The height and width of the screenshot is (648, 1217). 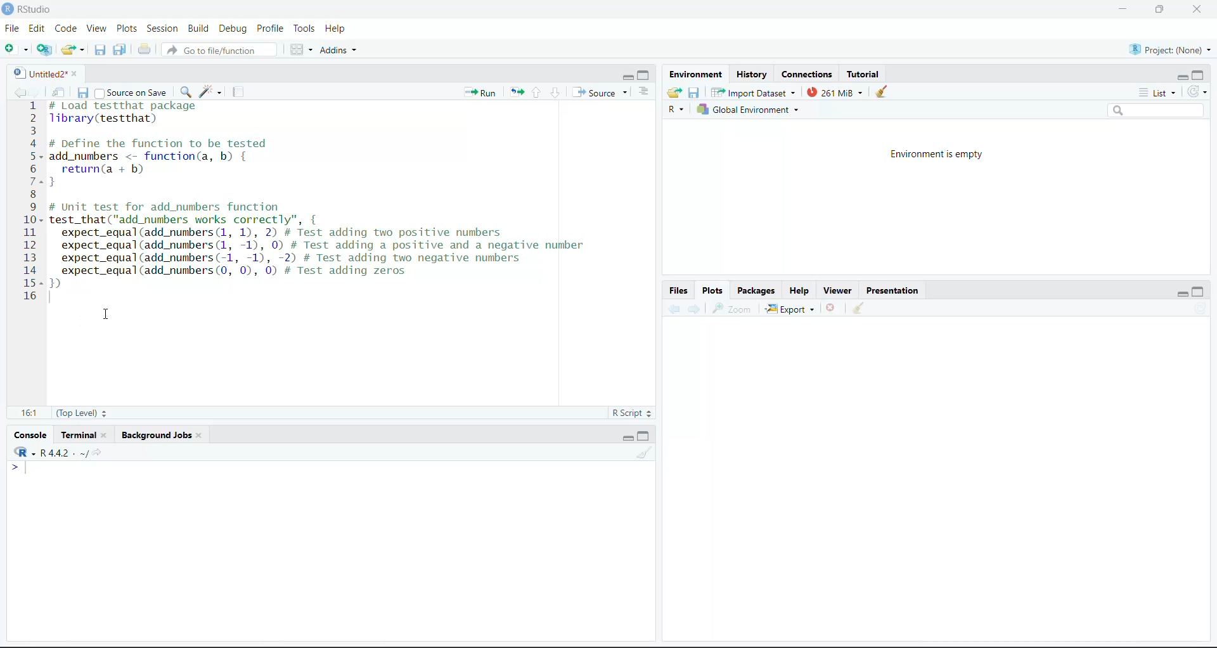 I want to click on logo, so click(x=8, y=9).